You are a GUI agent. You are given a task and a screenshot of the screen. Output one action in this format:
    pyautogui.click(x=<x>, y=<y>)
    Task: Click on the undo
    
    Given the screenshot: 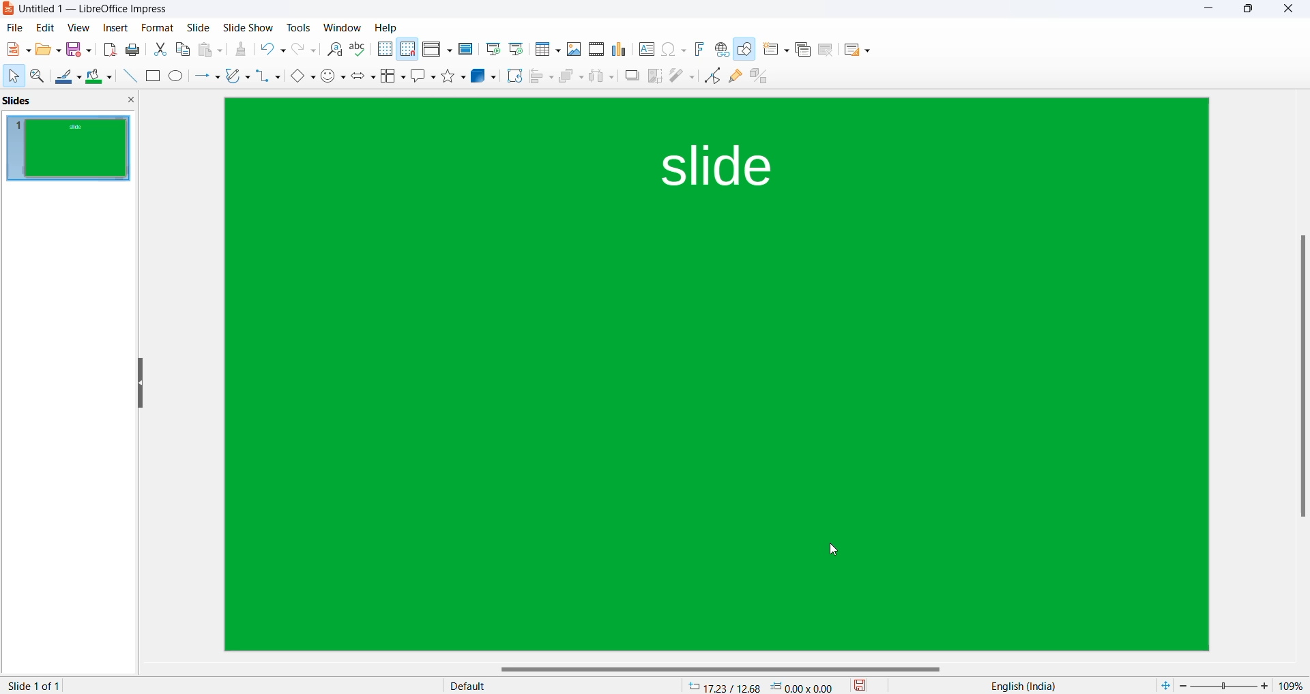 What is the action you would take?
    pyautogui.click(x=275, y=51)
    